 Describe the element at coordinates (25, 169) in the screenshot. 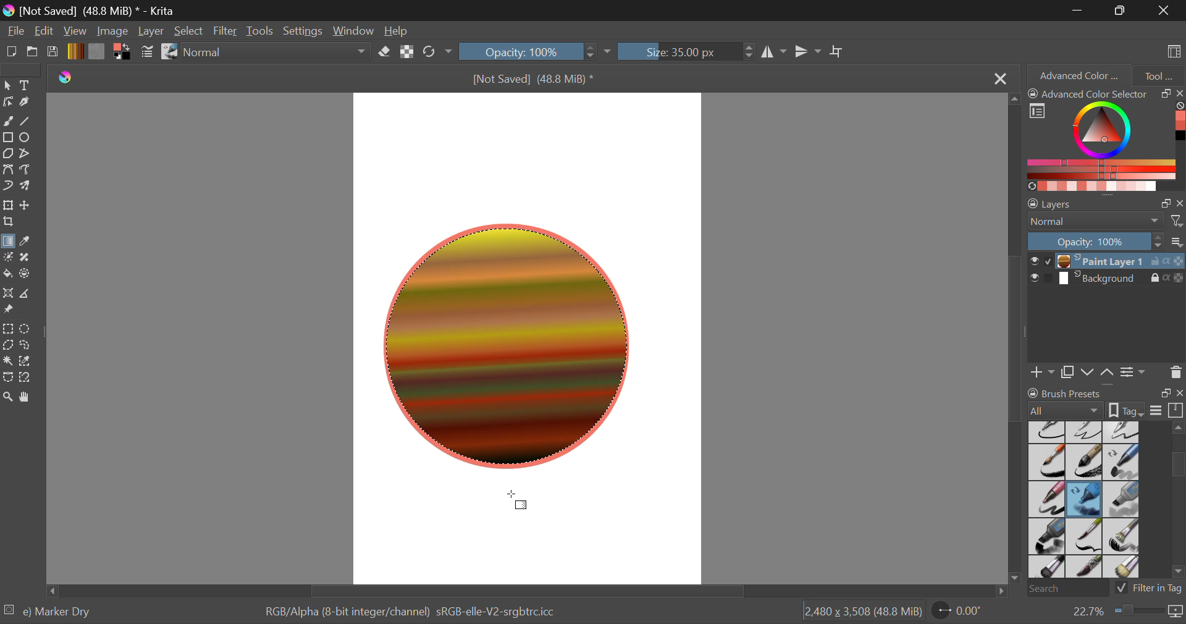

I see `Freehand Path Tool` at that location.